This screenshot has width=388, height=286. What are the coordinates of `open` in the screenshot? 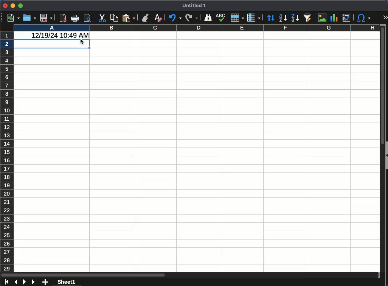 It's located at (29, 18).